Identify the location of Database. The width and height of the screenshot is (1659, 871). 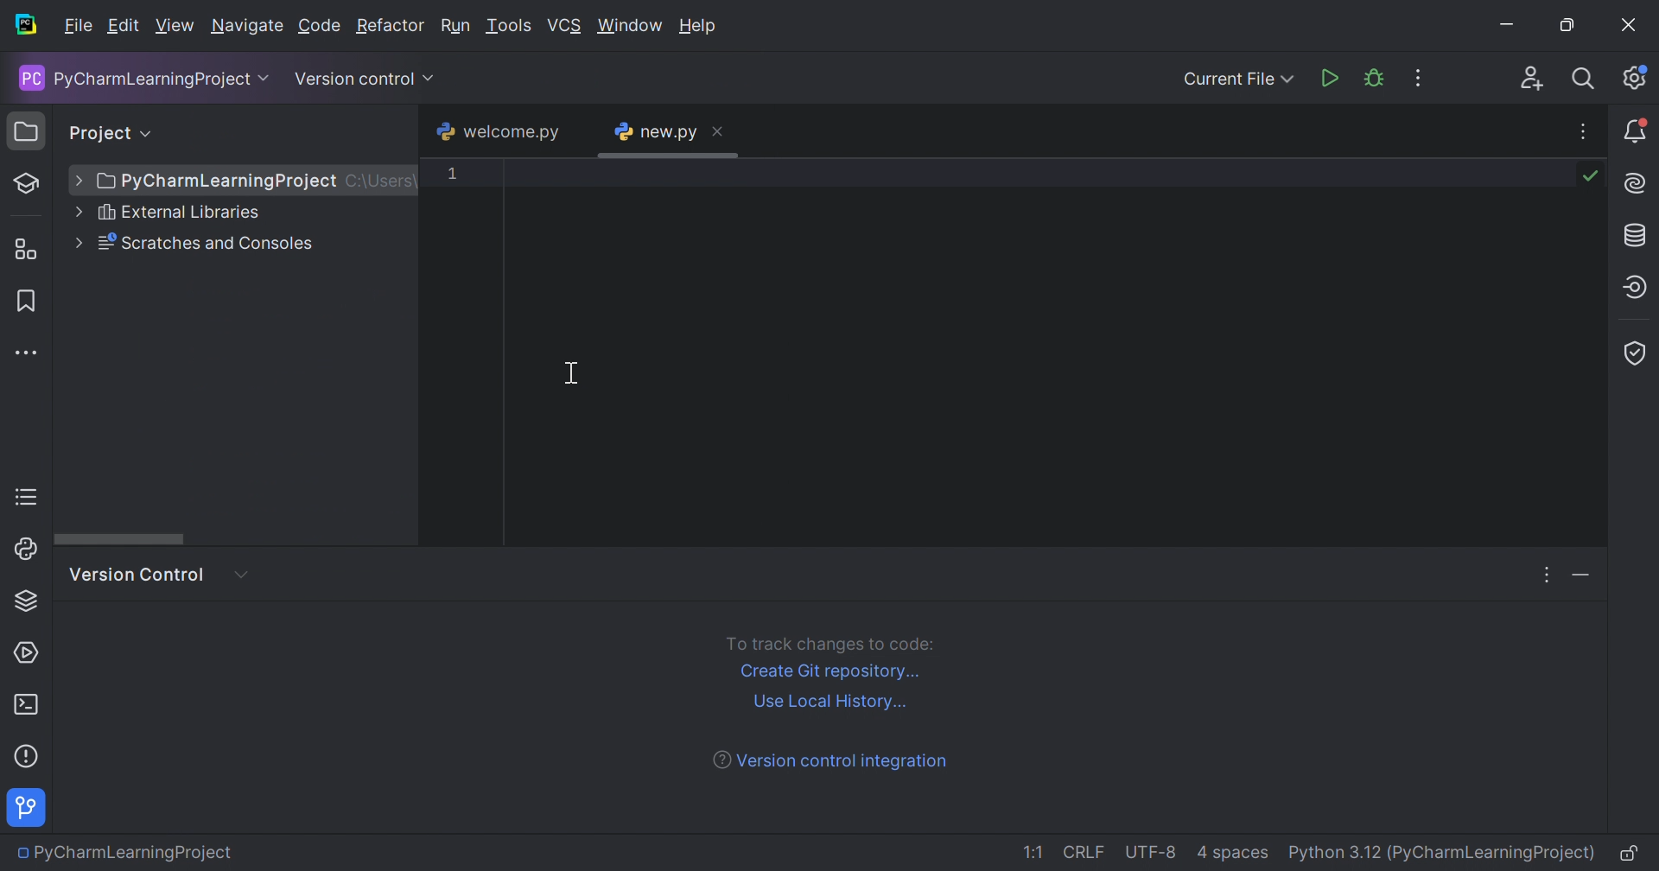
(1637, 234).